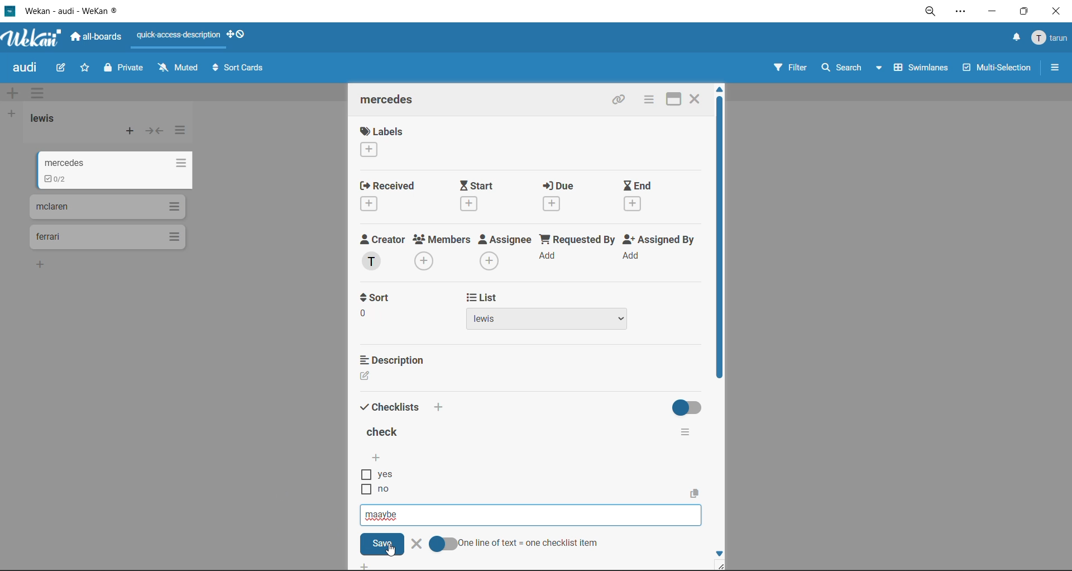 The width and height of the screenshot is (1072, 571). I want to click on swimlanes, so click(923, 69).